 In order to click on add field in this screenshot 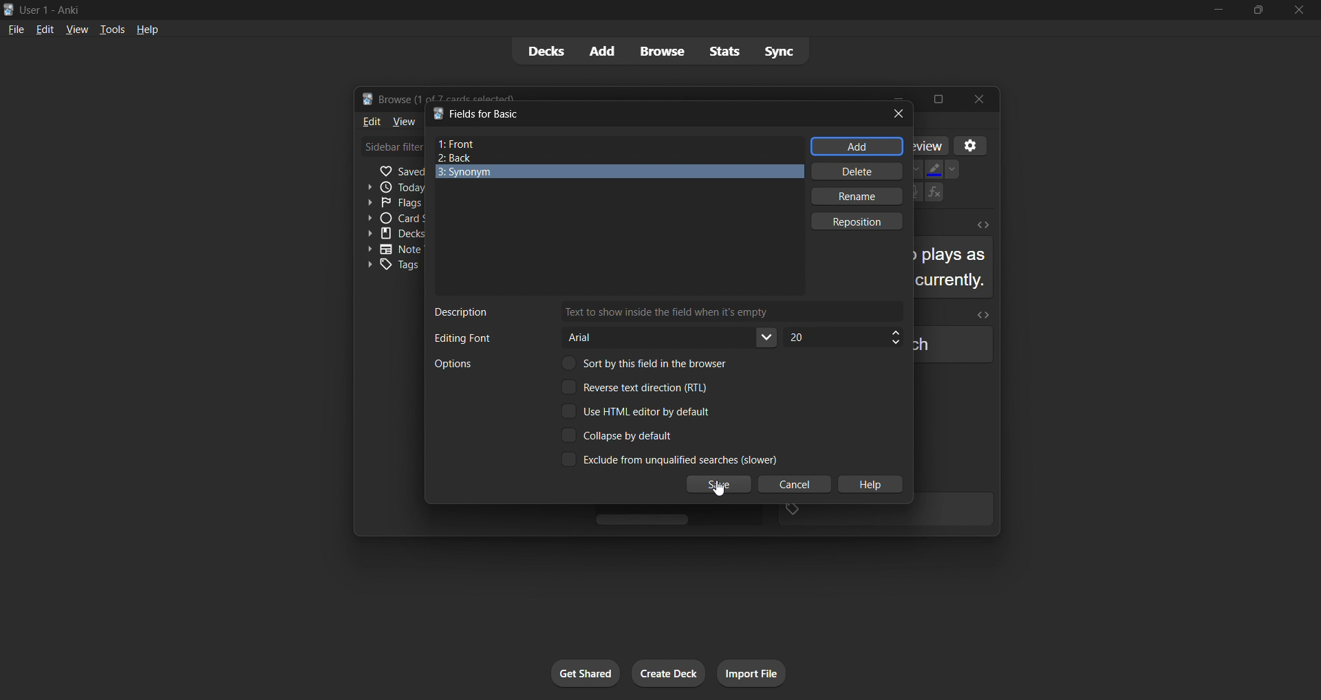, I will do `click(860, 146)`.